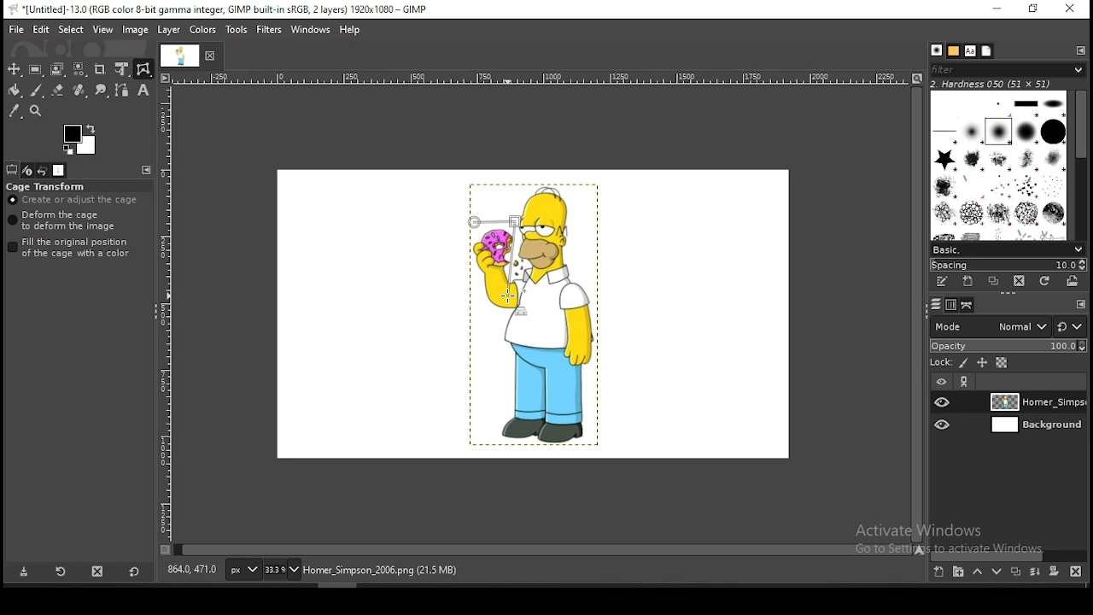 This screenshot has height=615, width=1093. What do you see at coordinates (1070, 326) in the screenshot?
I see `rest` at bounding box center [1070, 326].